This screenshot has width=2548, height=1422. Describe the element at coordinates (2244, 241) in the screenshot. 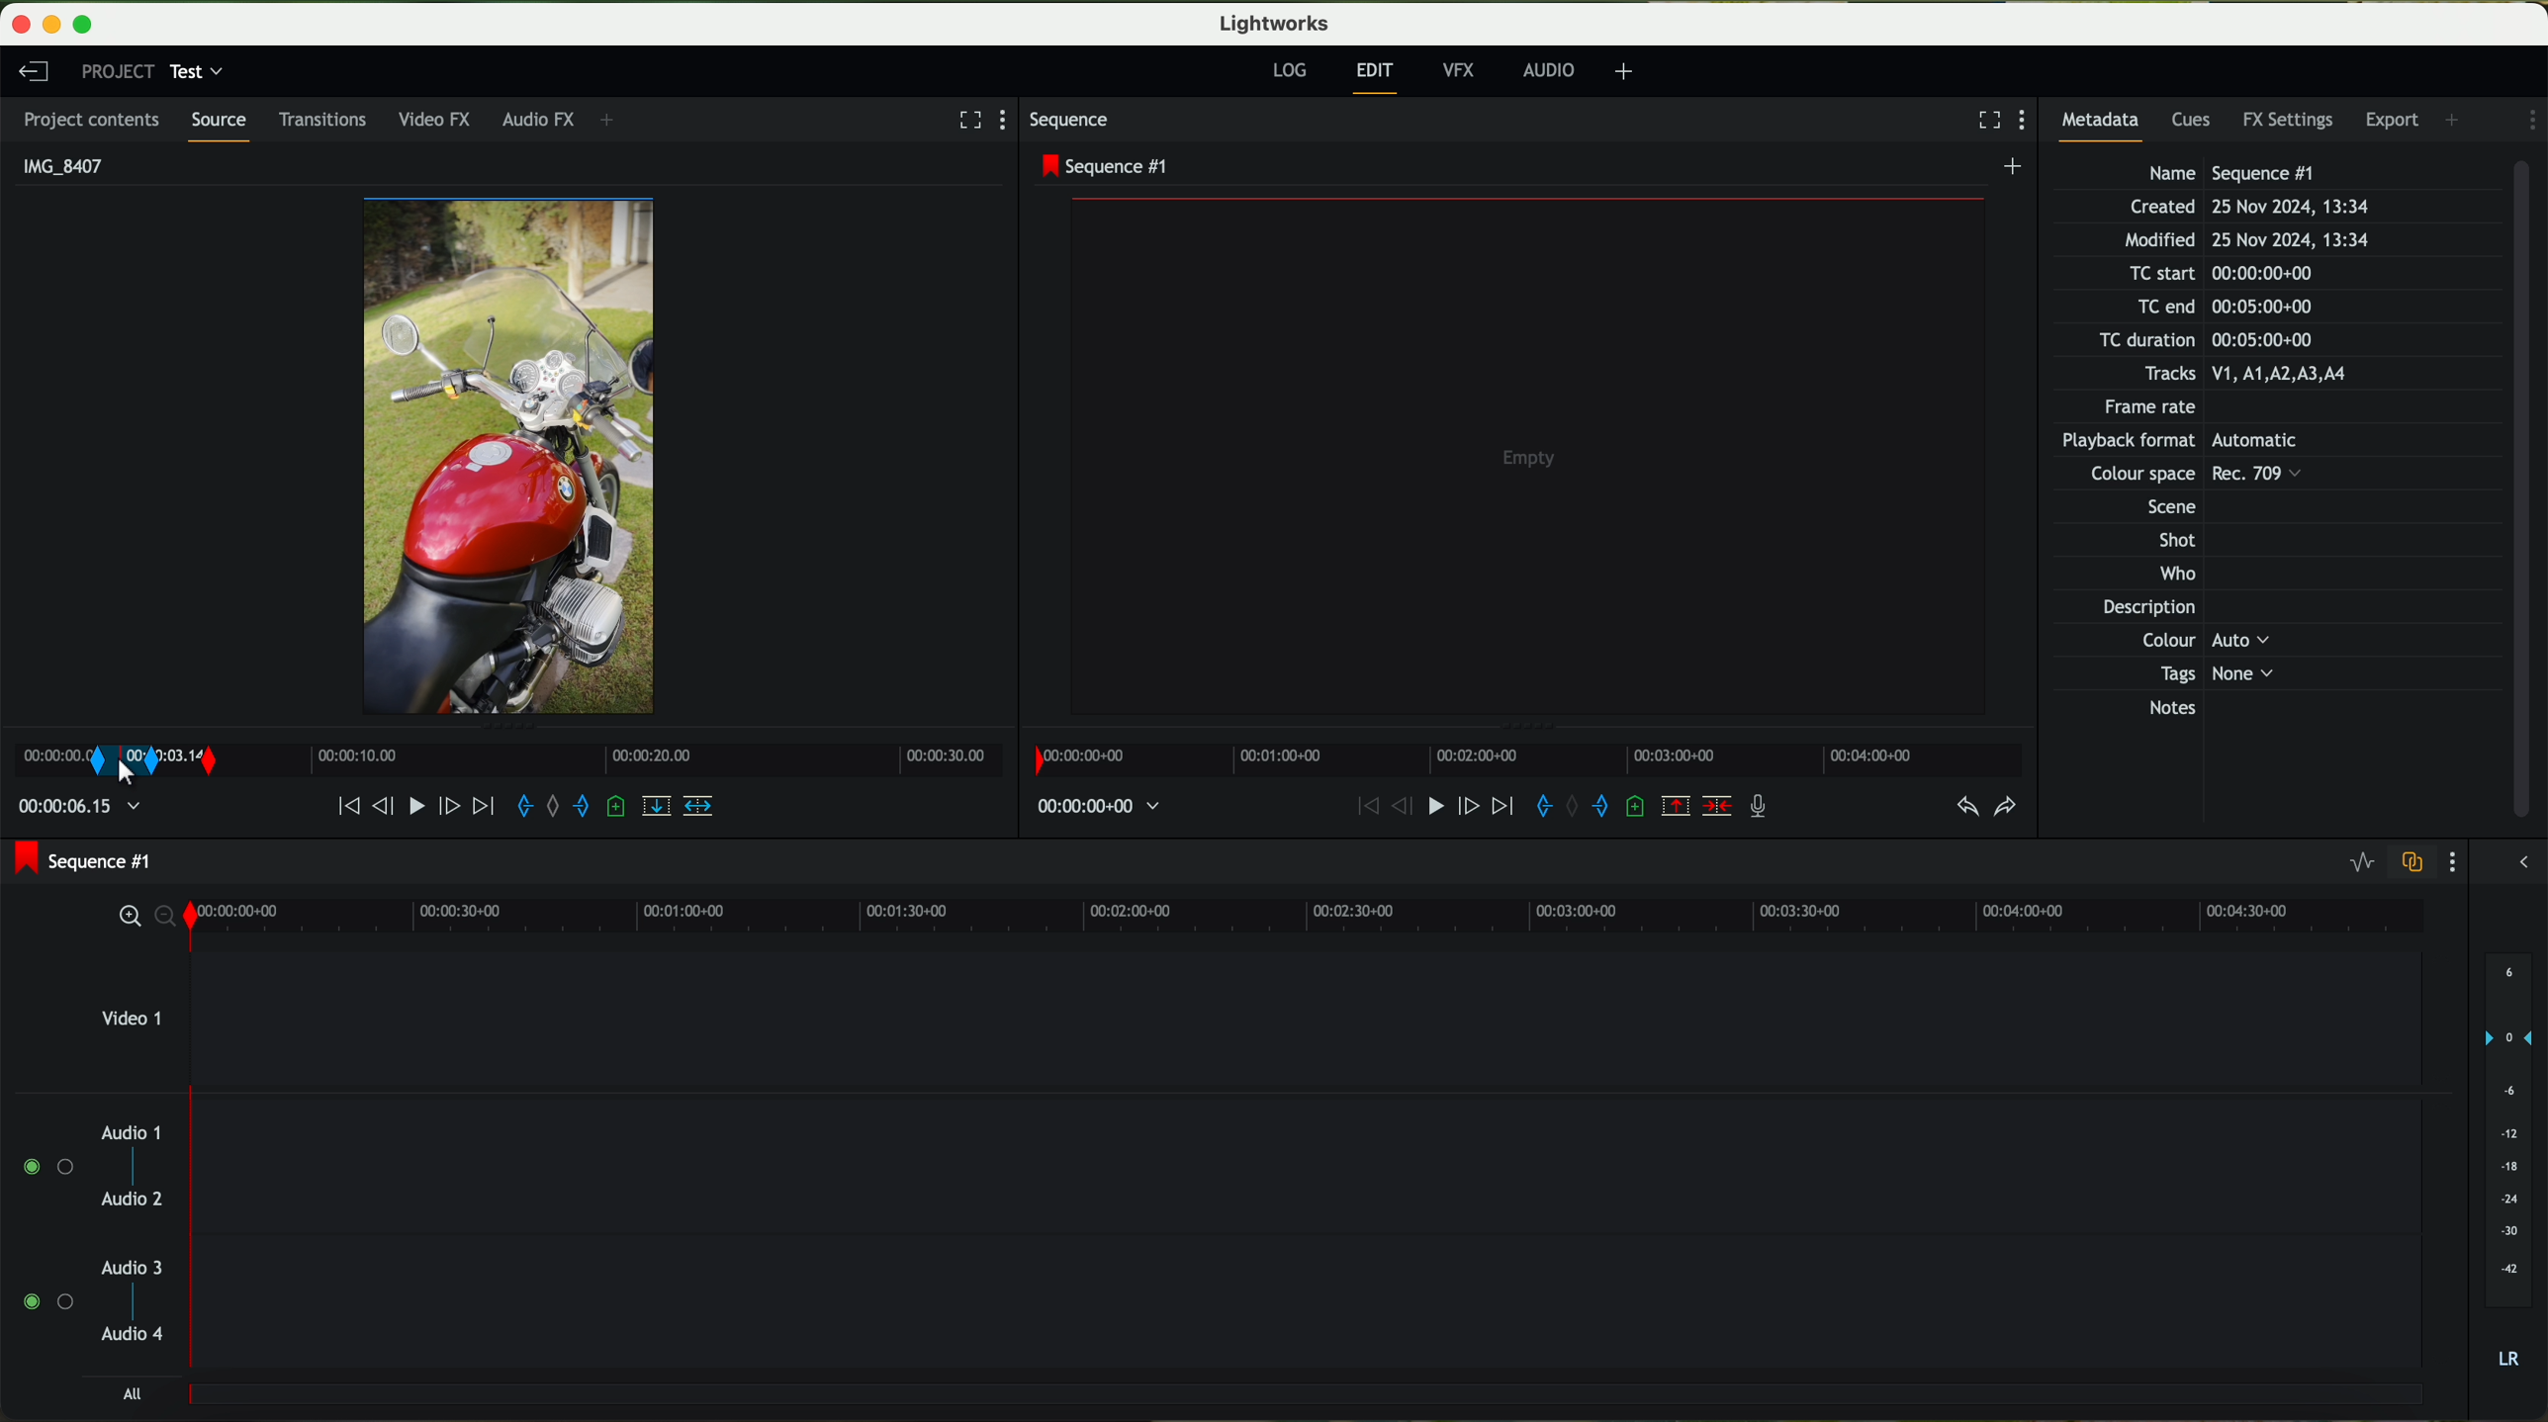

I see `Modified` at that location.